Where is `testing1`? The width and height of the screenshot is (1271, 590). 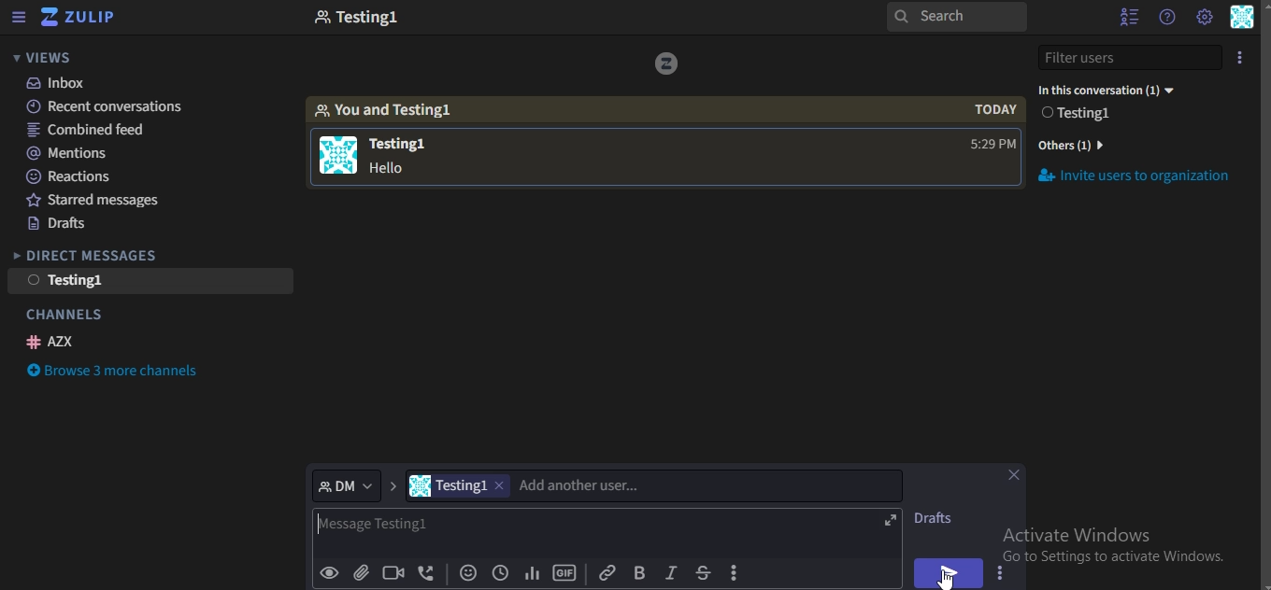 testing1 is located at coordinates (110, 283).